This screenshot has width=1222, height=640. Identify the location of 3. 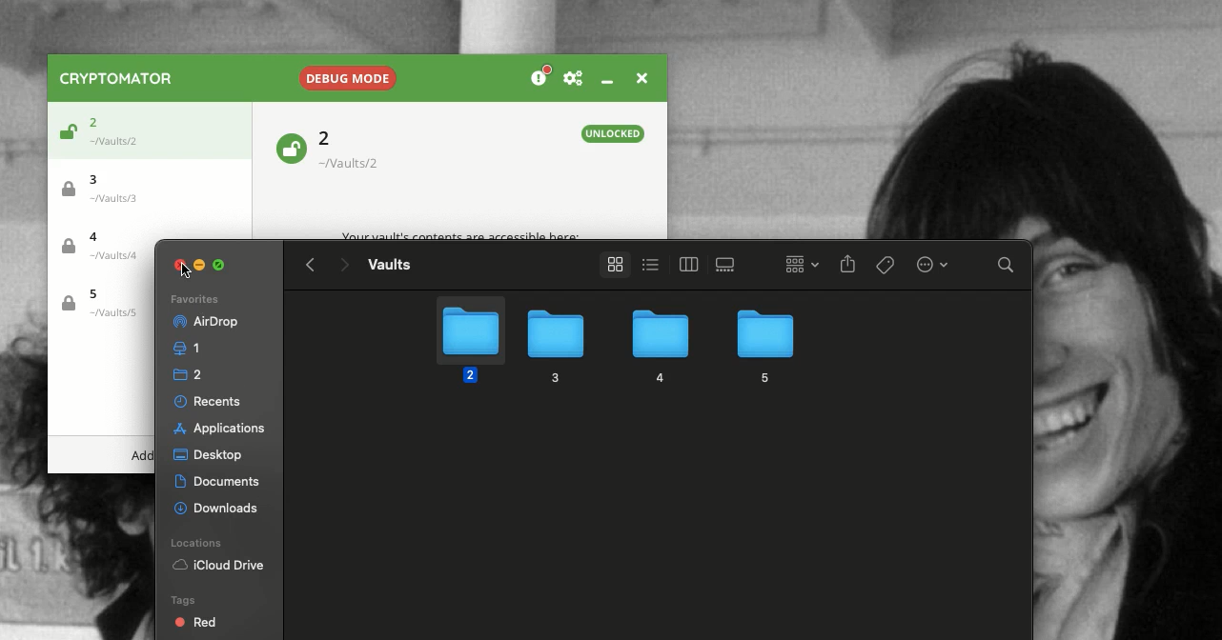
(553, 347).